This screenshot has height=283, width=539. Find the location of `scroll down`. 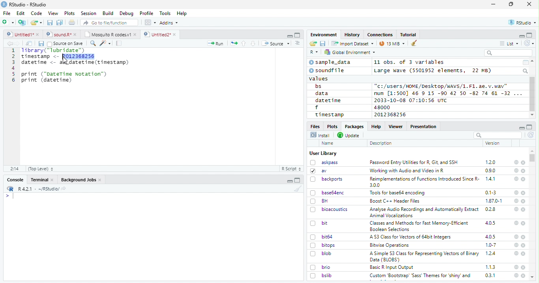

scroll down is located at coordinates (532, 115).